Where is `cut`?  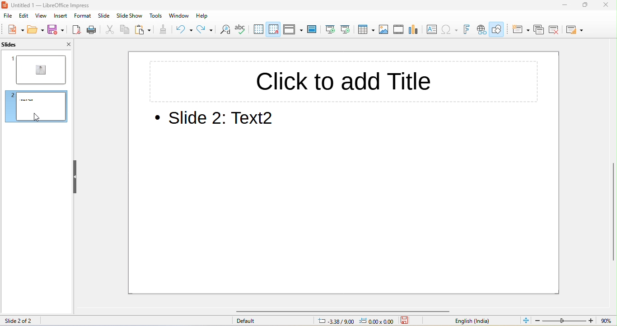
cut is located at coordinates (111, 30).